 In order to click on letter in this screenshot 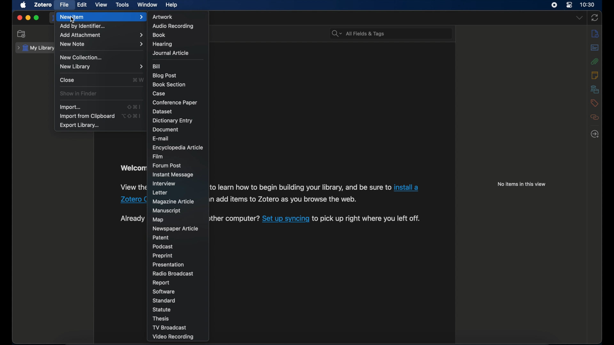, I will do `click(161, 193)`.